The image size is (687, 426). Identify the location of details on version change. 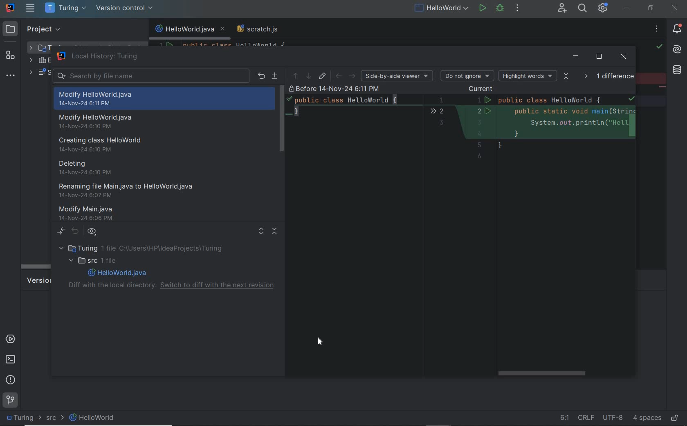
(462, 124).